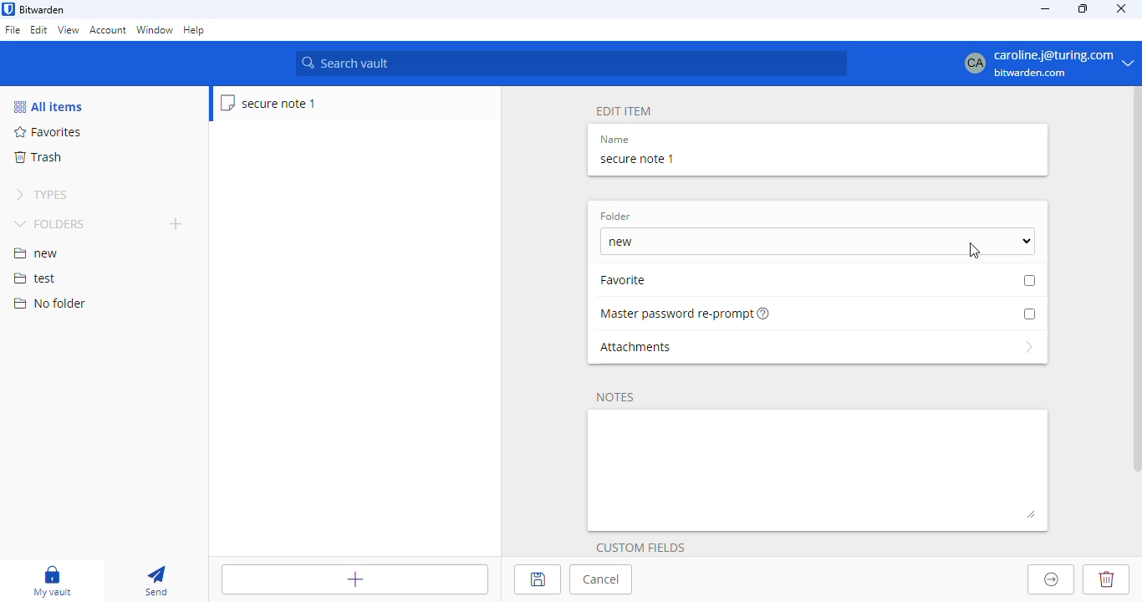  I want to click on cursor, so click(974, 251).